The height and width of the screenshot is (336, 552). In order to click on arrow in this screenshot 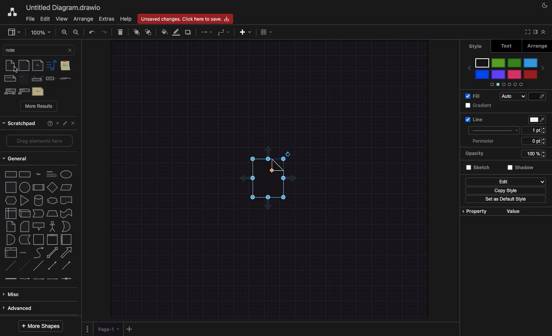, I will do `click(67, 252)`.